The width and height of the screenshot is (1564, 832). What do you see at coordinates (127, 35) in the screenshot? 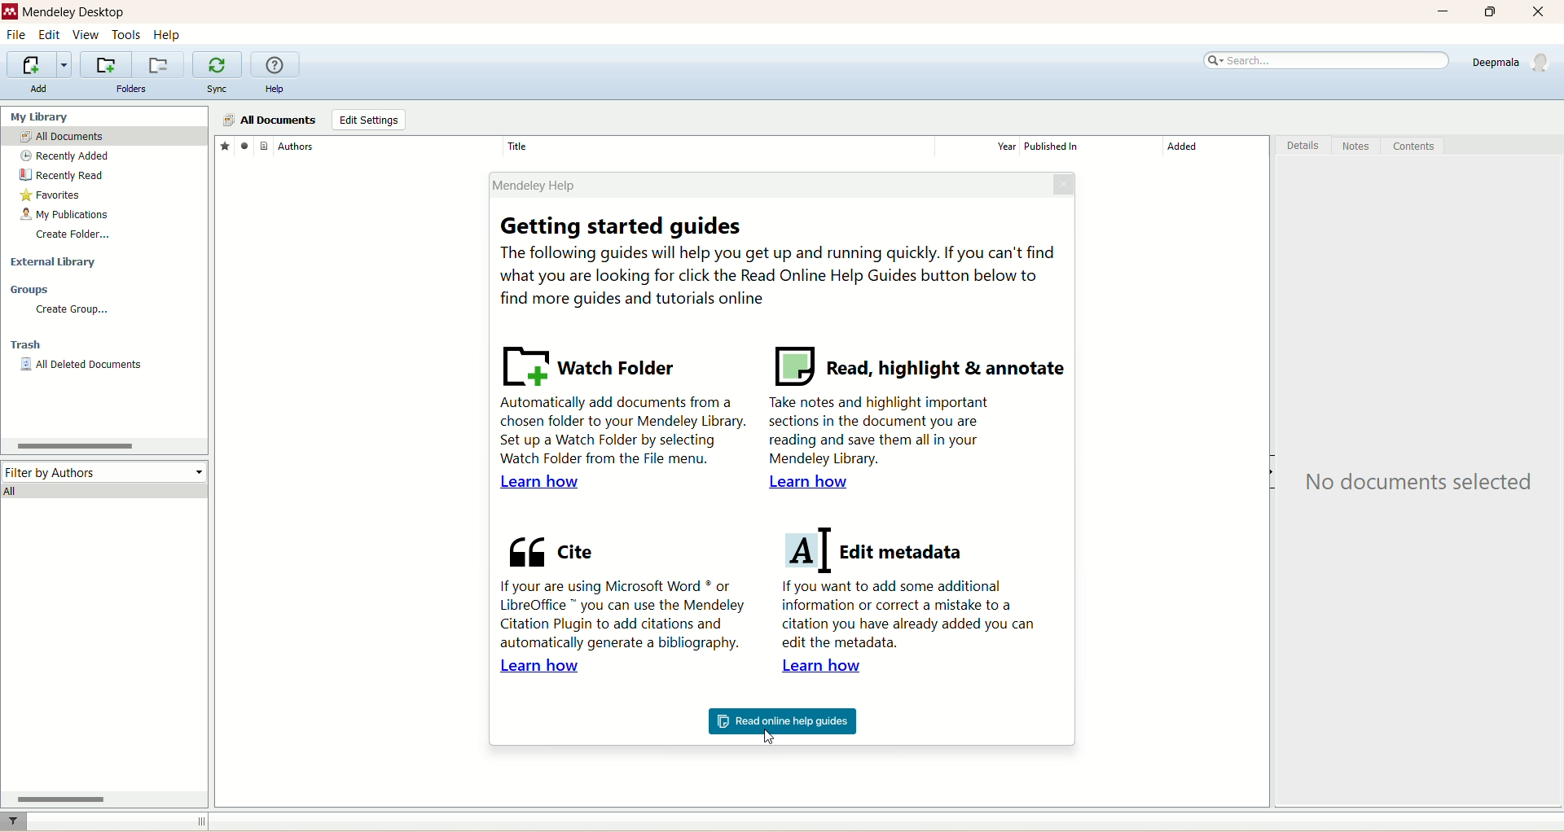
I see `tools` at bounding box center [127, 35].